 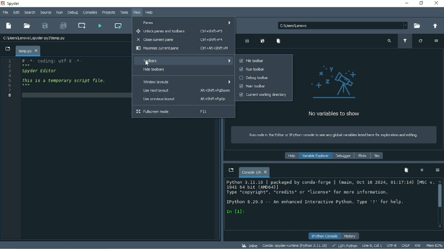 I want to click on Search, so click(x=30, y=12).